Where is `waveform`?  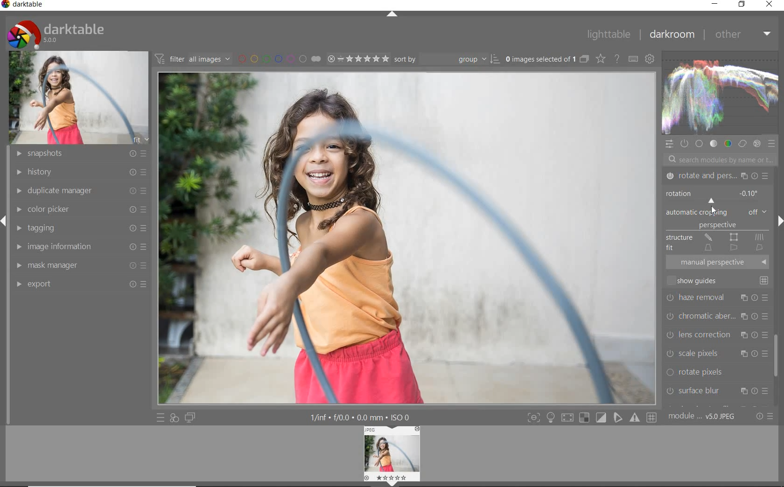
waveform is located at coordinates (719, 93).